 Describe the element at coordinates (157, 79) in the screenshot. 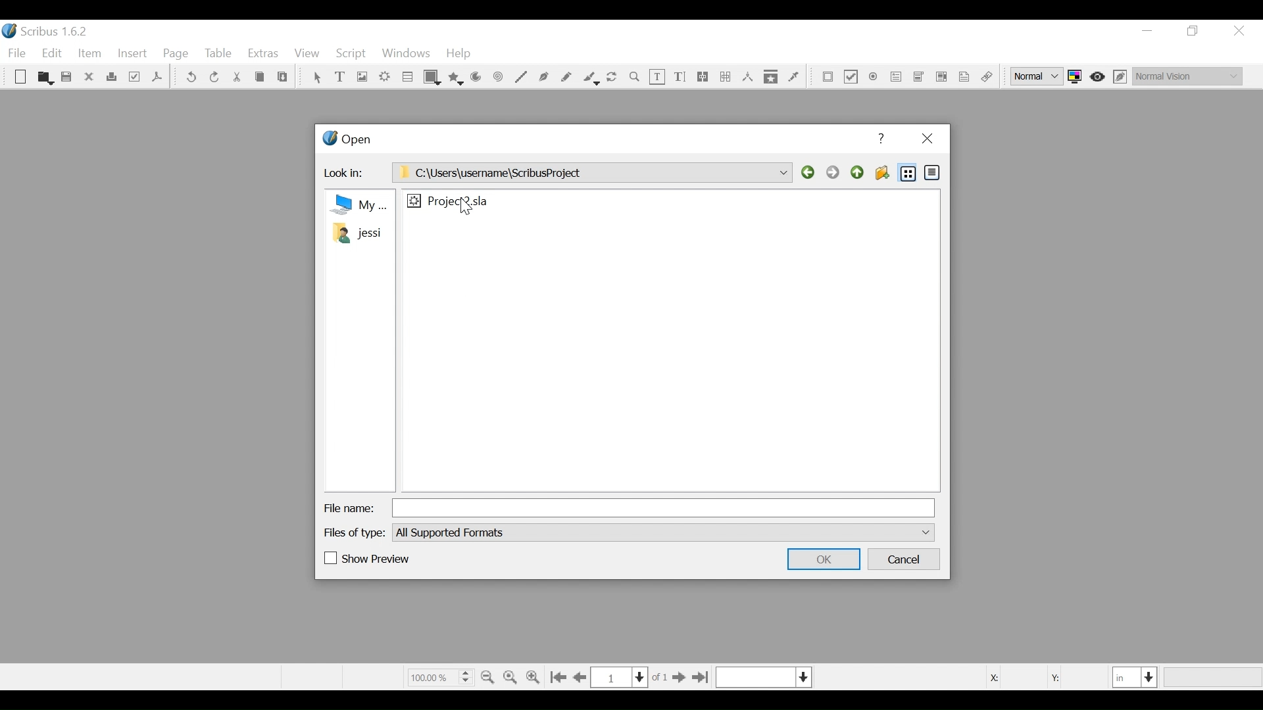

I see `Save as PDF` at that location.